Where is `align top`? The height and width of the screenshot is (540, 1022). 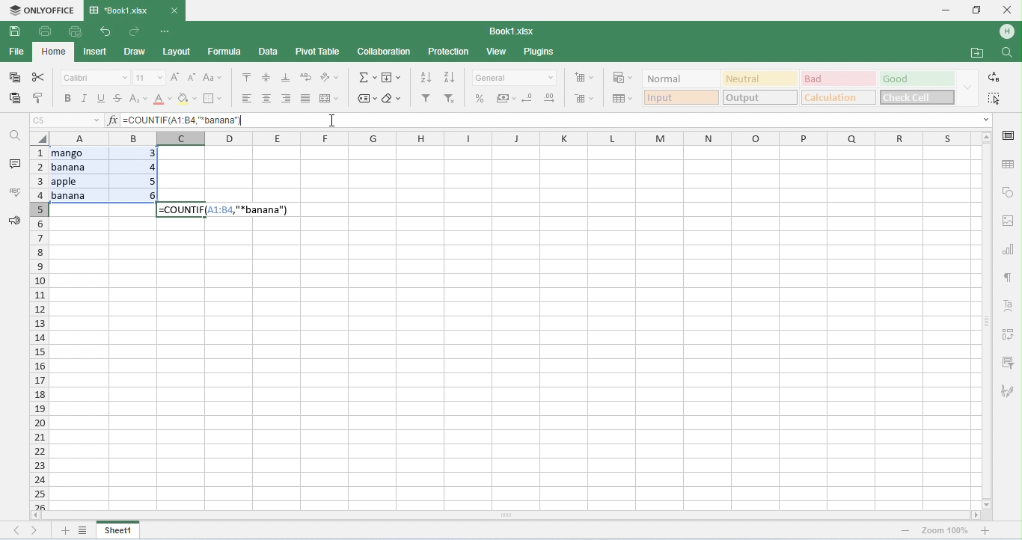
align top is located at coordinates (245, 76).